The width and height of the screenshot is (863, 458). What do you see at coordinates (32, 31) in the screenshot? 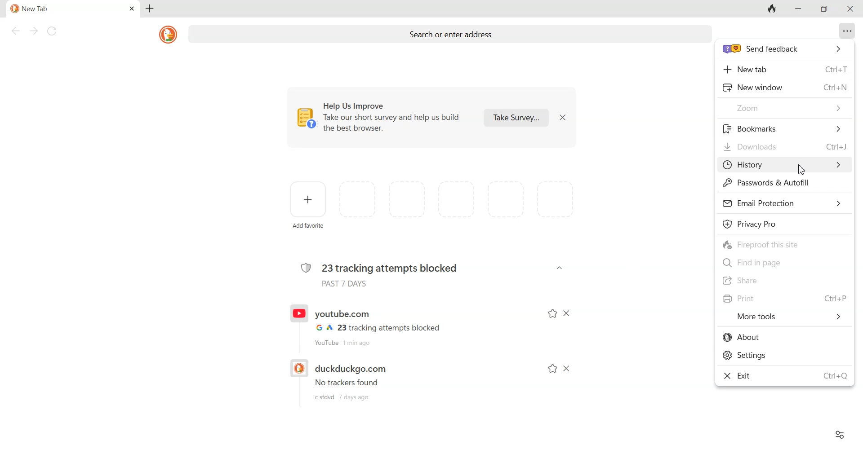
I see `Forward` at bounding box center [32, 31].